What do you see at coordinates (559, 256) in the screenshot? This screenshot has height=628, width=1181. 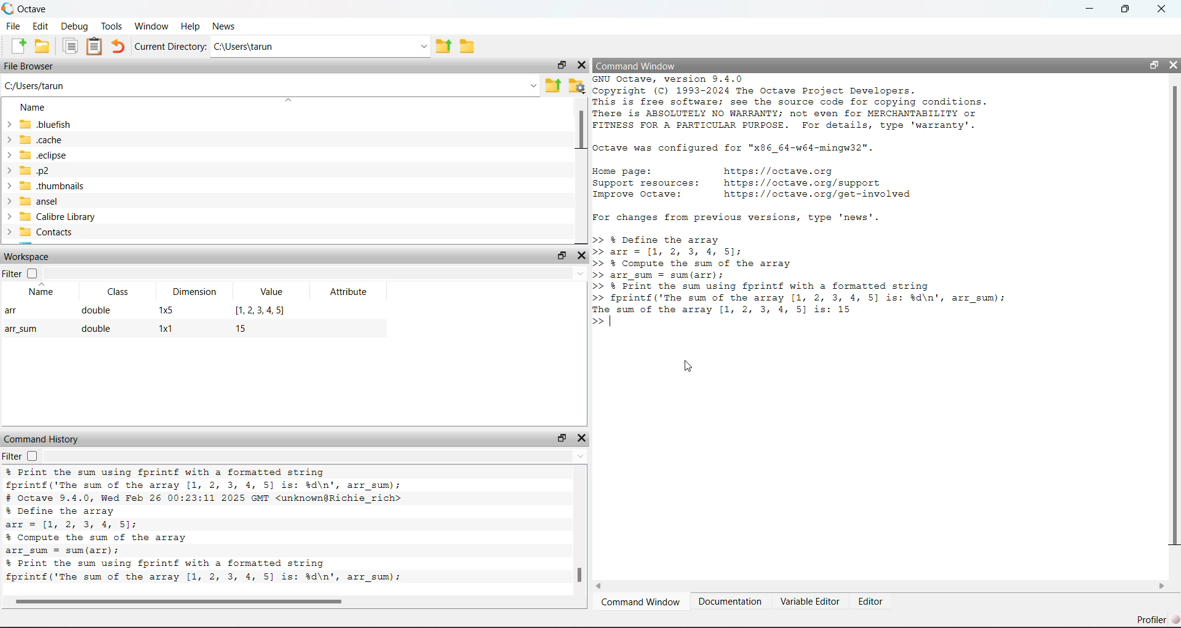 I see `Maximize` at bounding box center [559, 256].